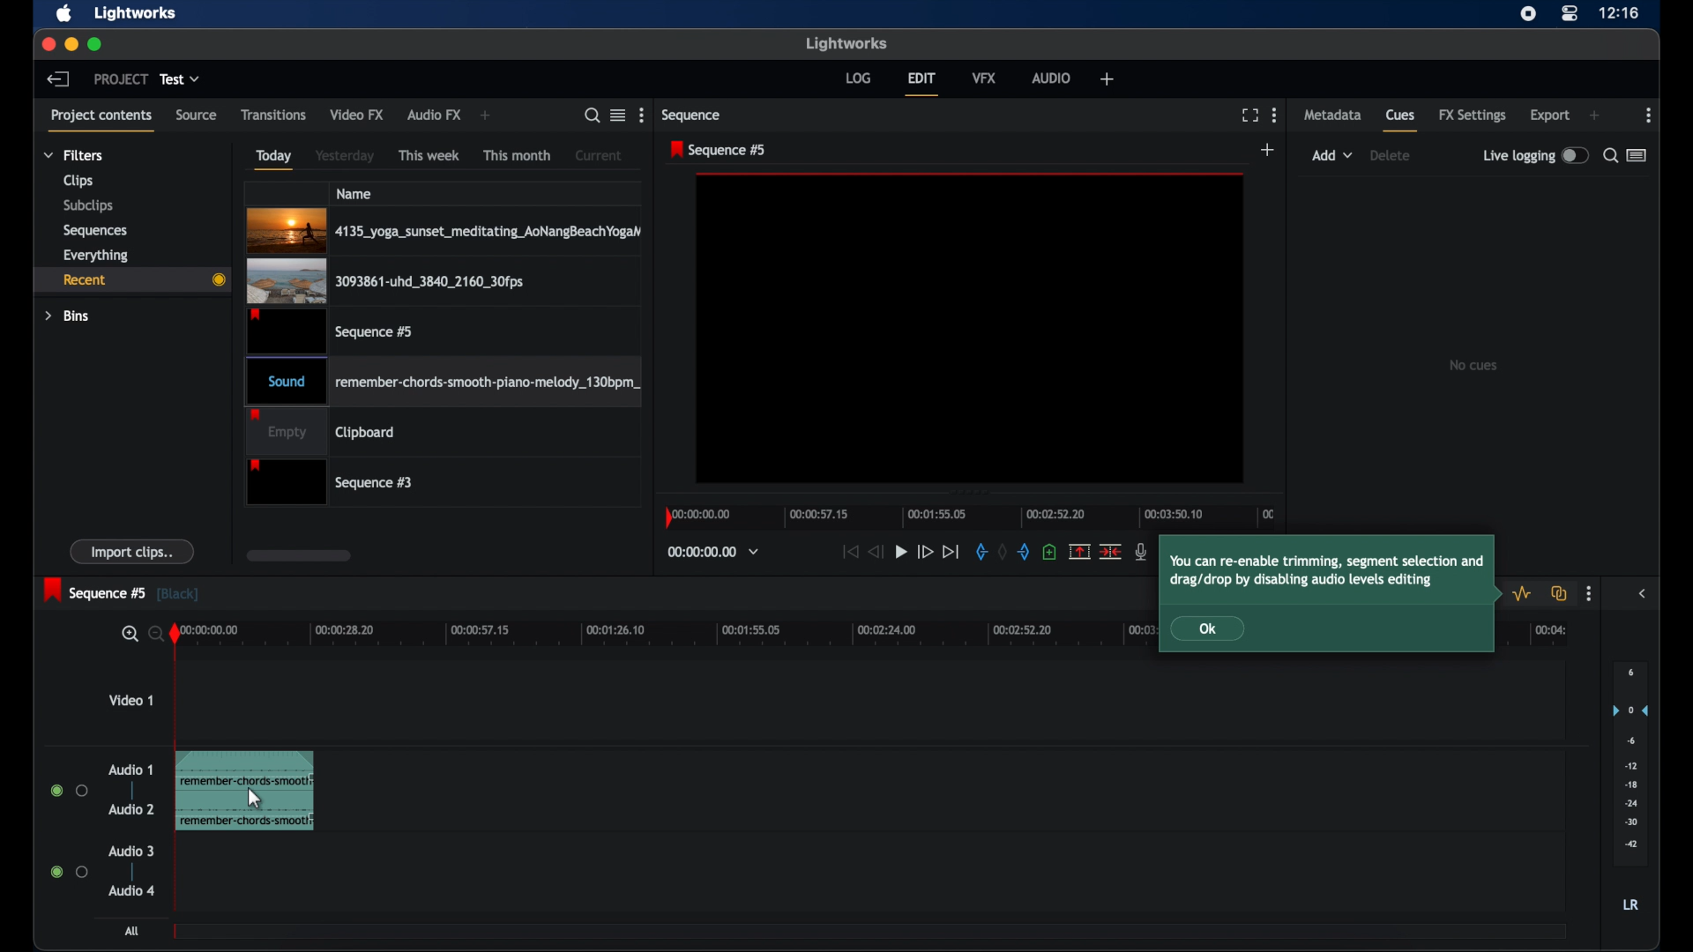 Image resolution: width=1693 pixels, height=952 pixels. What do you see at coordinates (1525, 593) in the screenshot?
I see `toggle audio levels editing` at bounding box center [1525, 593].